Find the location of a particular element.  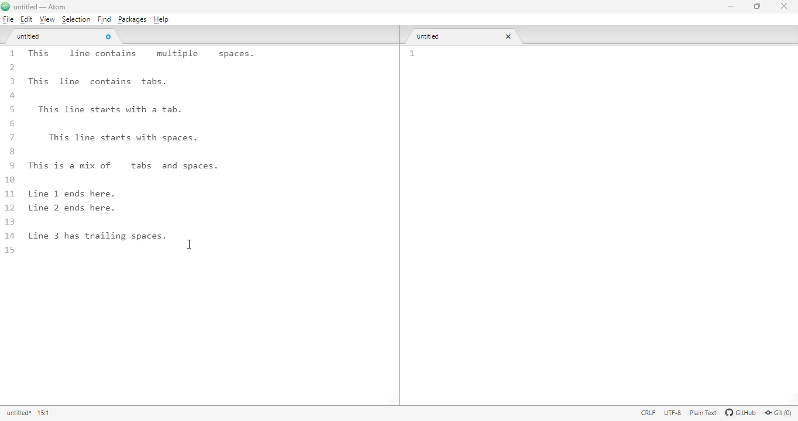

packages is located at coordinates (132, 20).